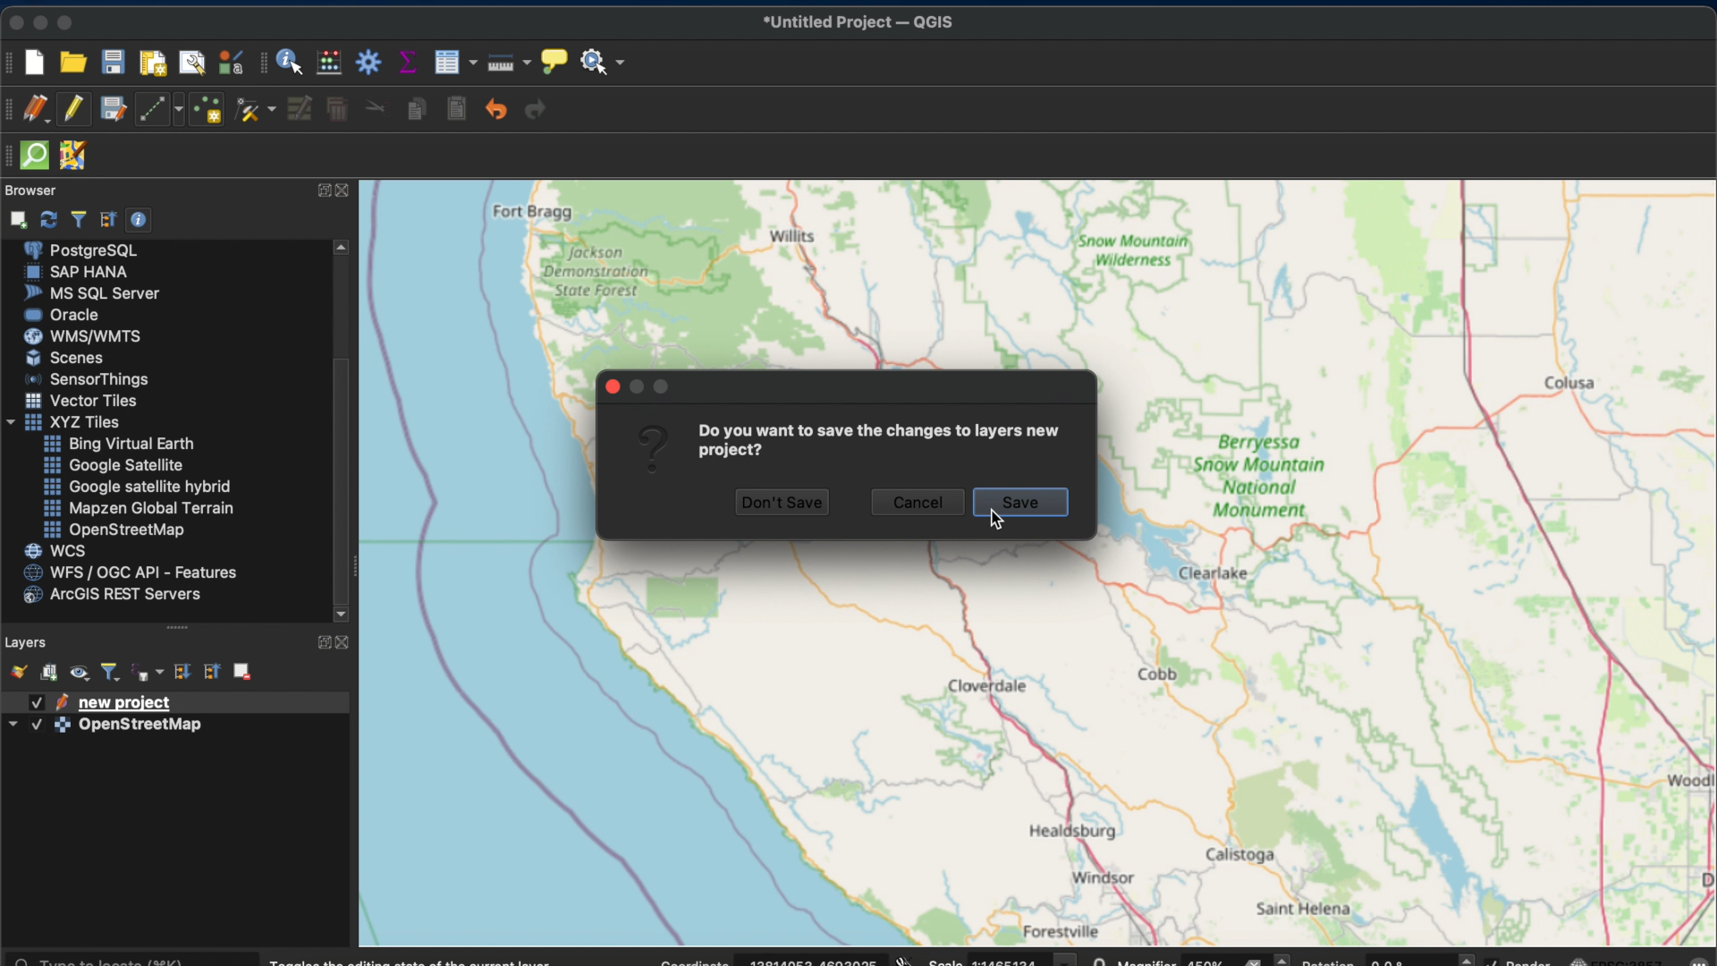 This screenshot has width=1717, height=966. I want to click on copy features, so click(419, 109).